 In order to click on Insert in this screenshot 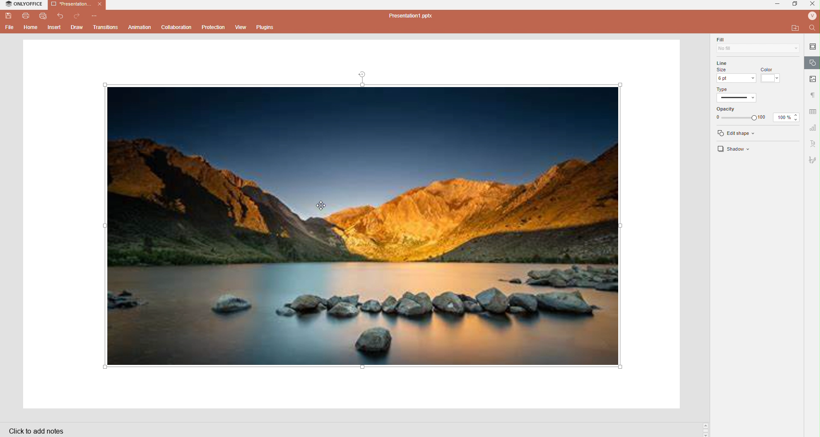, I will do `click(55, 27)`.